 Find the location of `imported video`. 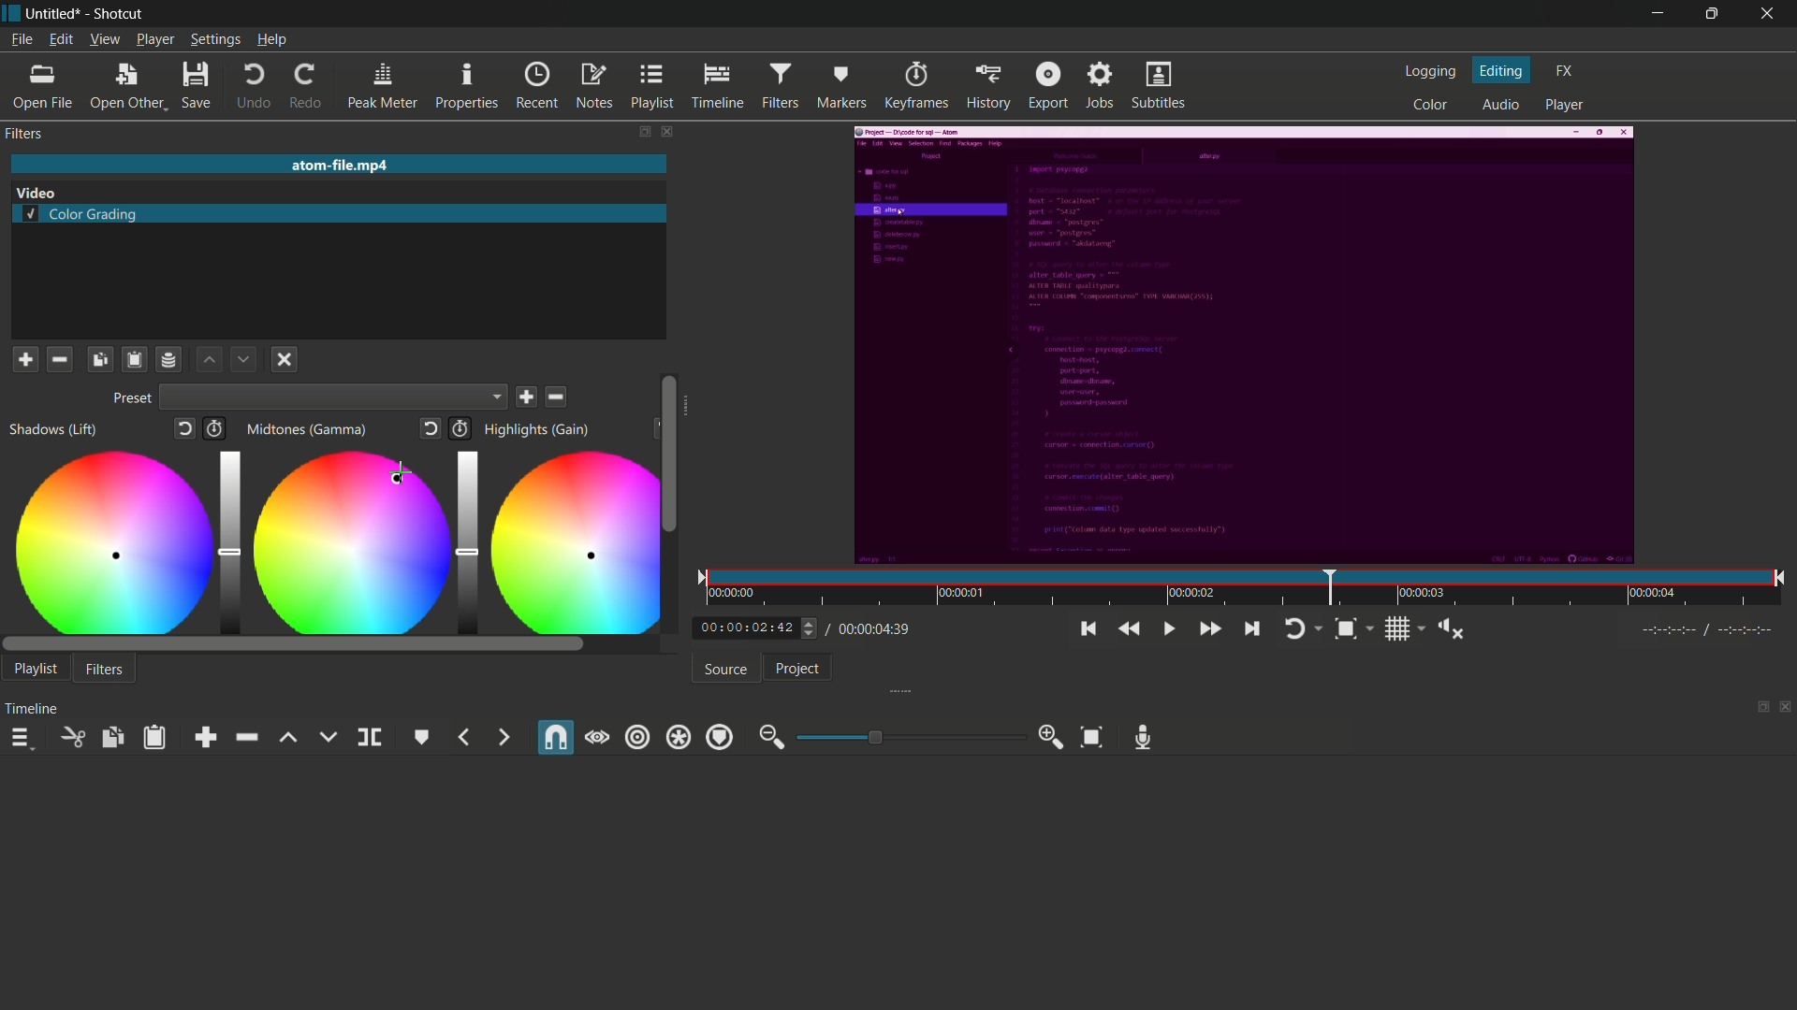

imported video is located at coordinates (1243, 347).